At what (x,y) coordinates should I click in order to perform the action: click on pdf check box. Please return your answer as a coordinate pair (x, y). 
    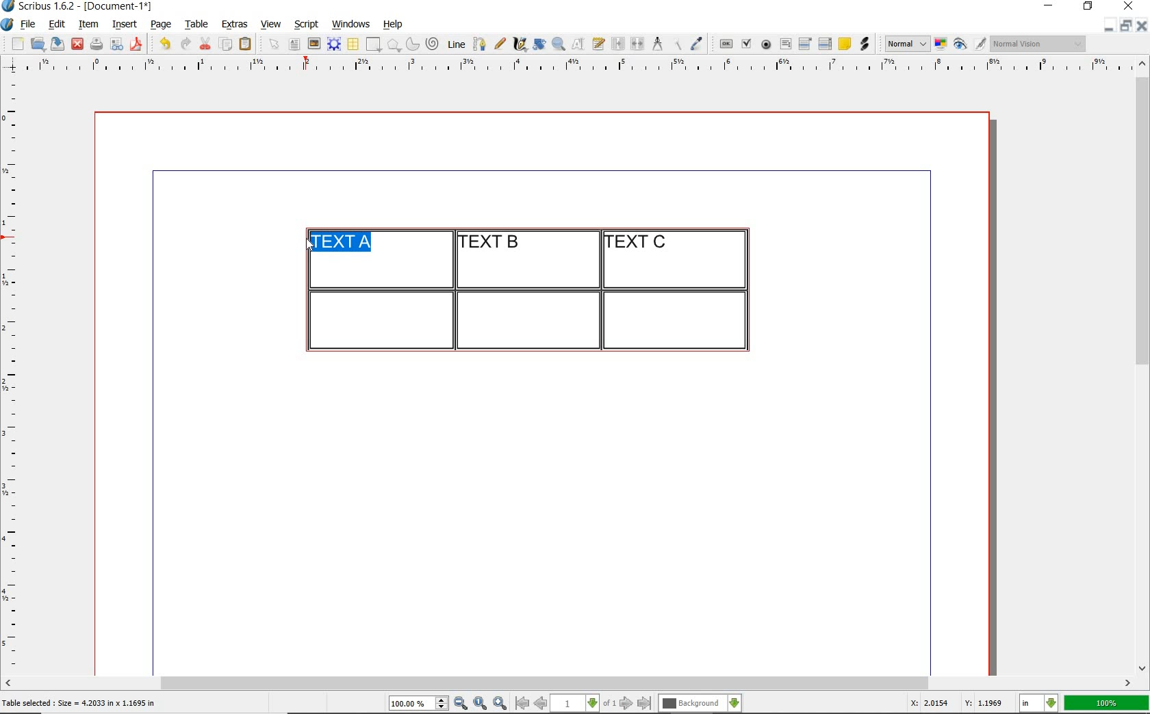
    Looking at the image, I should click on (745, 44).